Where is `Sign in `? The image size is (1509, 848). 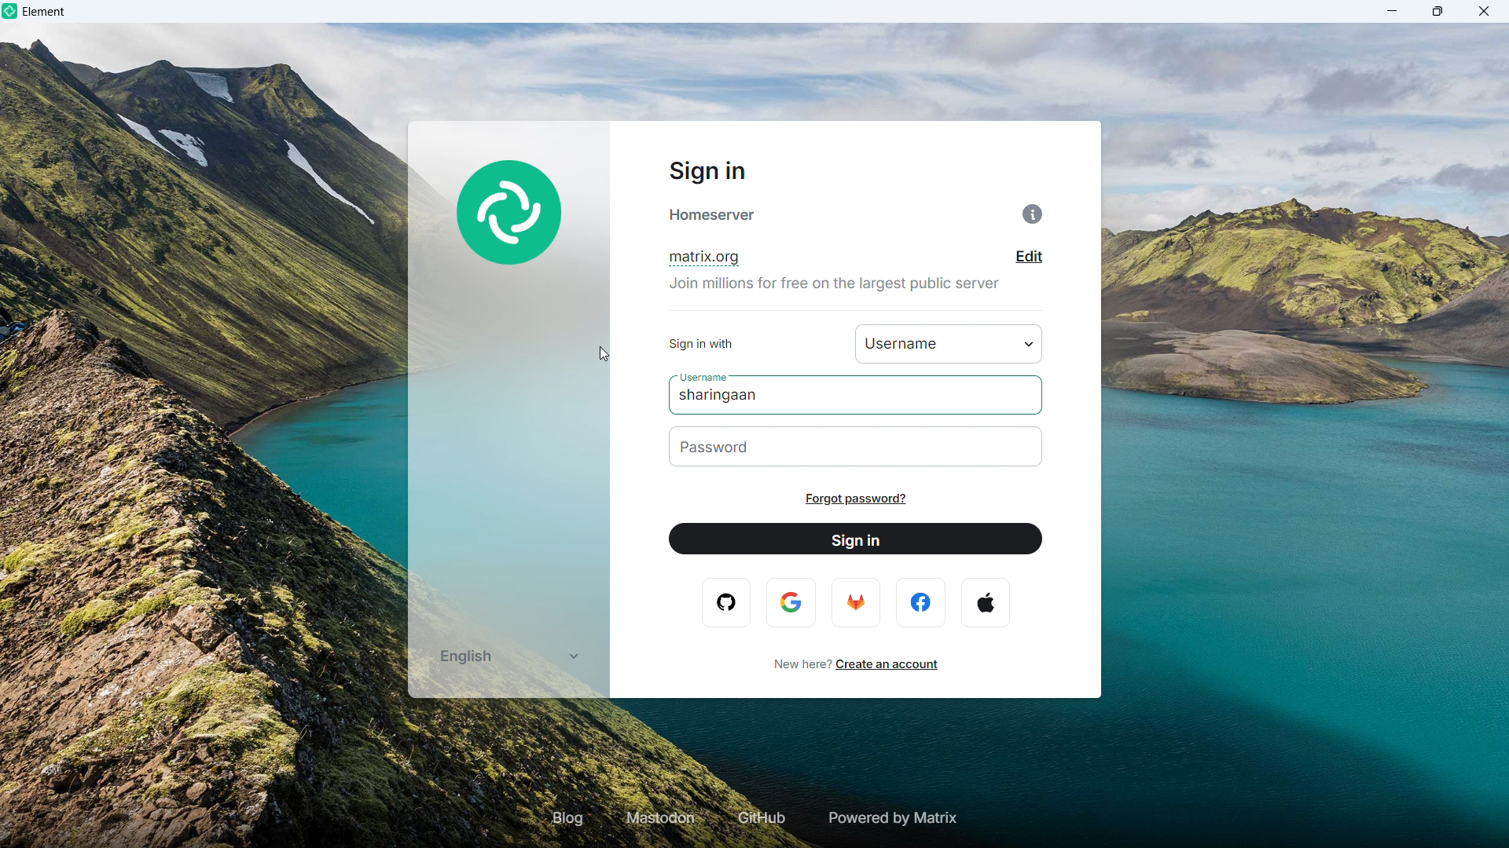 Sign in  is located at coordinates (856, 539).